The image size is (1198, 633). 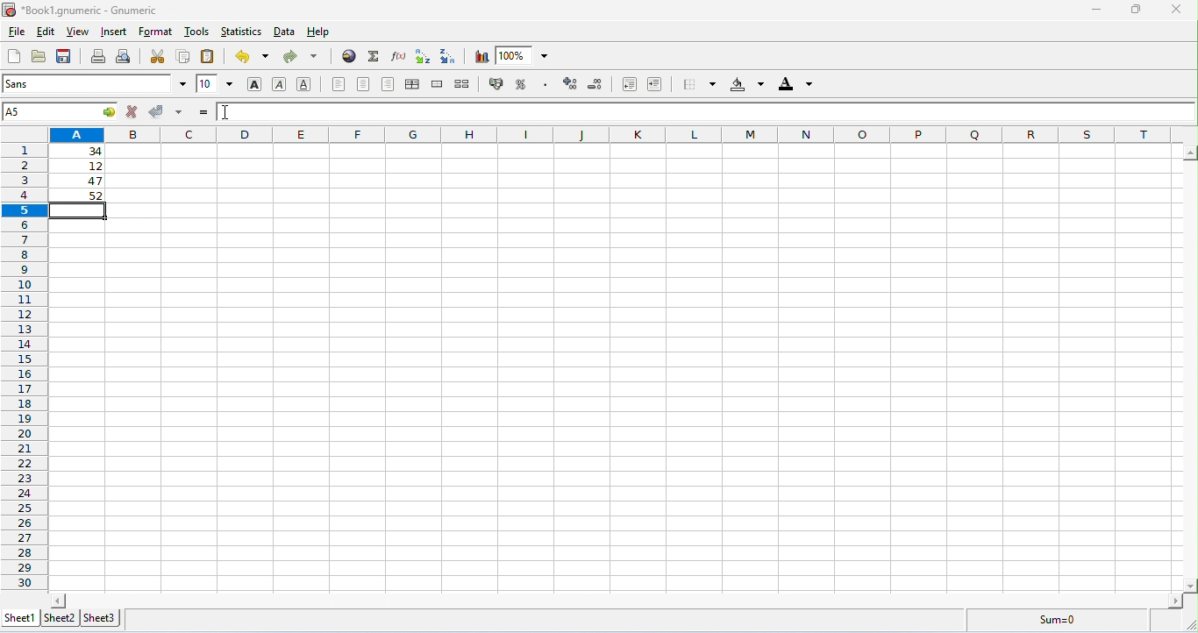 What do you see at coordinates (95, 83) in the screenshot?
I see `font style` at bounding box center [95, 83].